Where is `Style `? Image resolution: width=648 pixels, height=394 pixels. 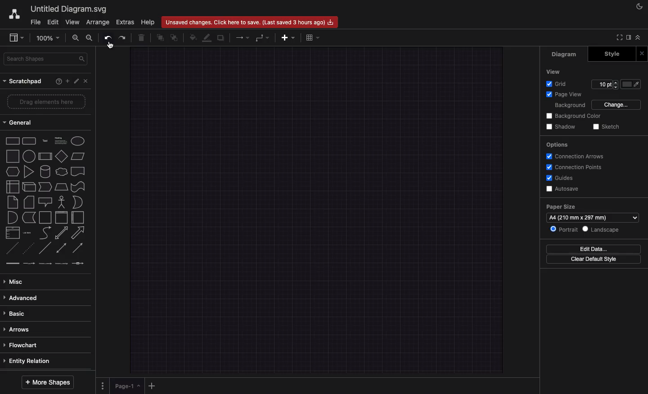
Style  is located at coordinates (612, 53).